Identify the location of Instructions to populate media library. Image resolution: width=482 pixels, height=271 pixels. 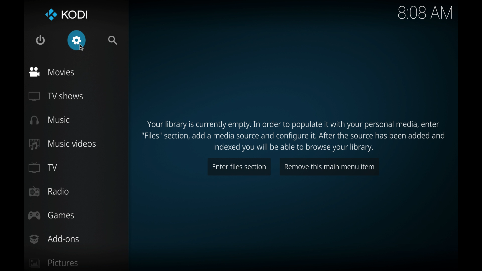
(294, 136).